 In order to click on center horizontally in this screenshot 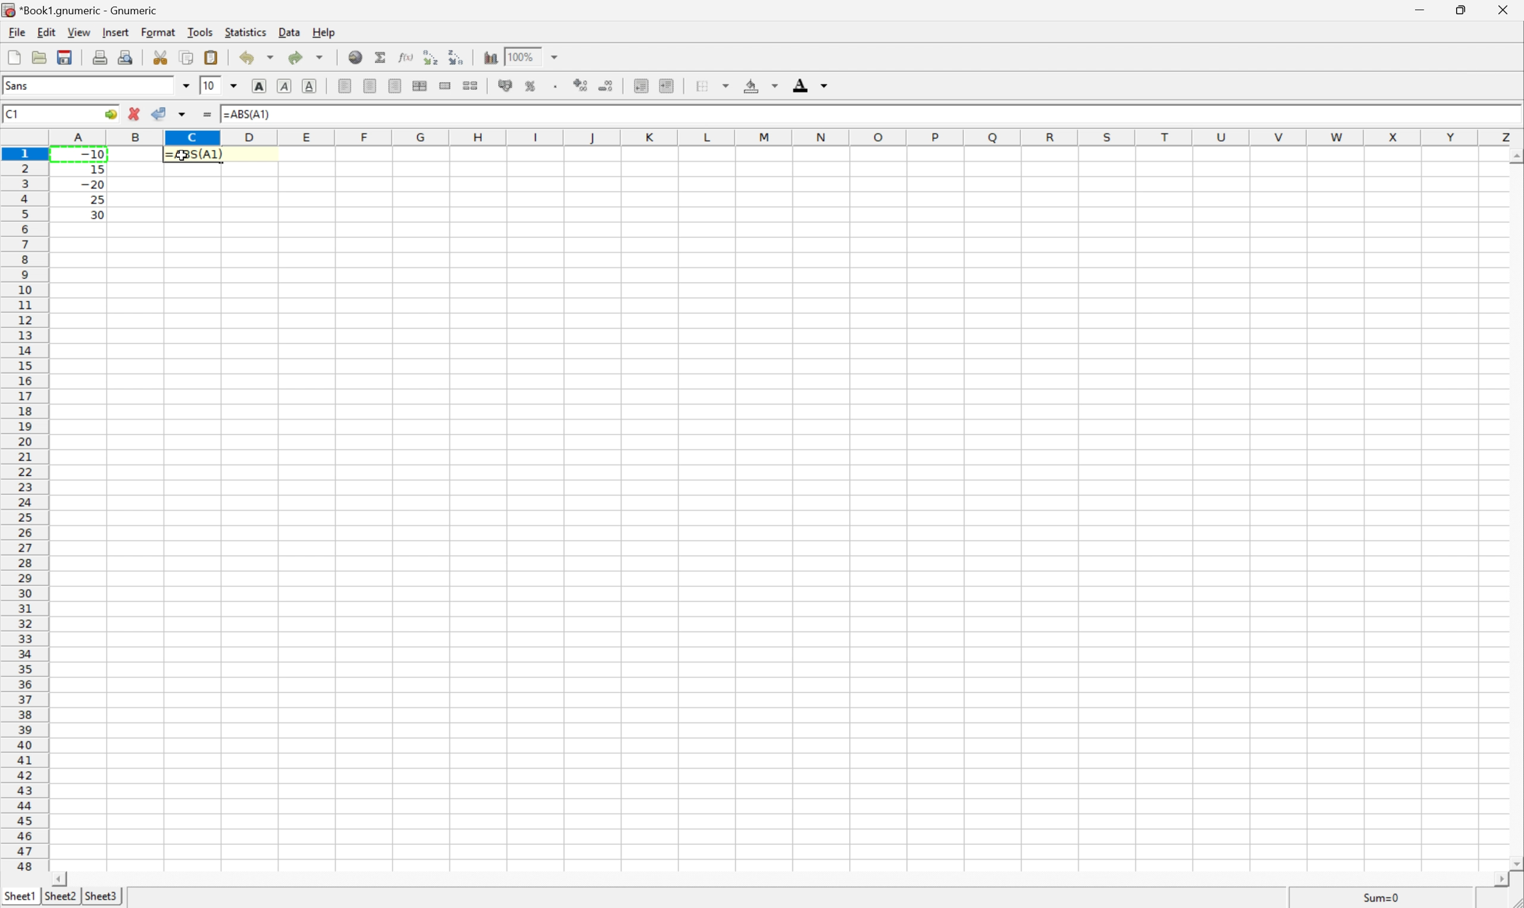, I will do `click(371, 86)`.